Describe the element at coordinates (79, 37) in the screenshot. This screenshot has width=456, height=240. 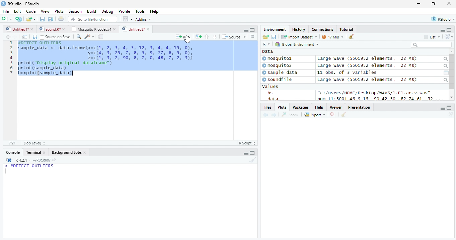
I see `Find` at that location.